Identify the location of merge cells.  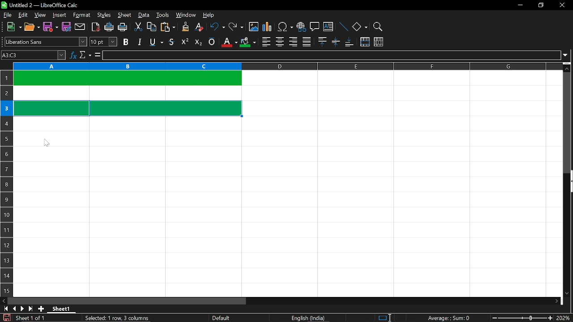
(365, 42).